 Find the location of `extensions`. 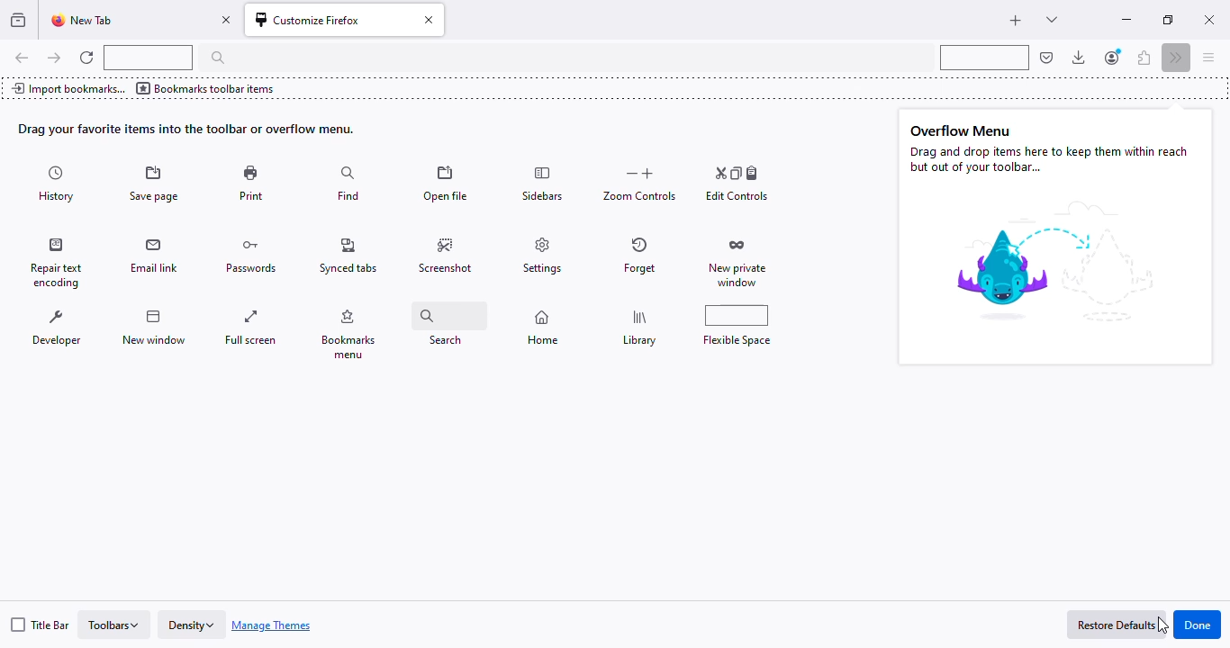

extensions is located at coordinates (1144, 58).